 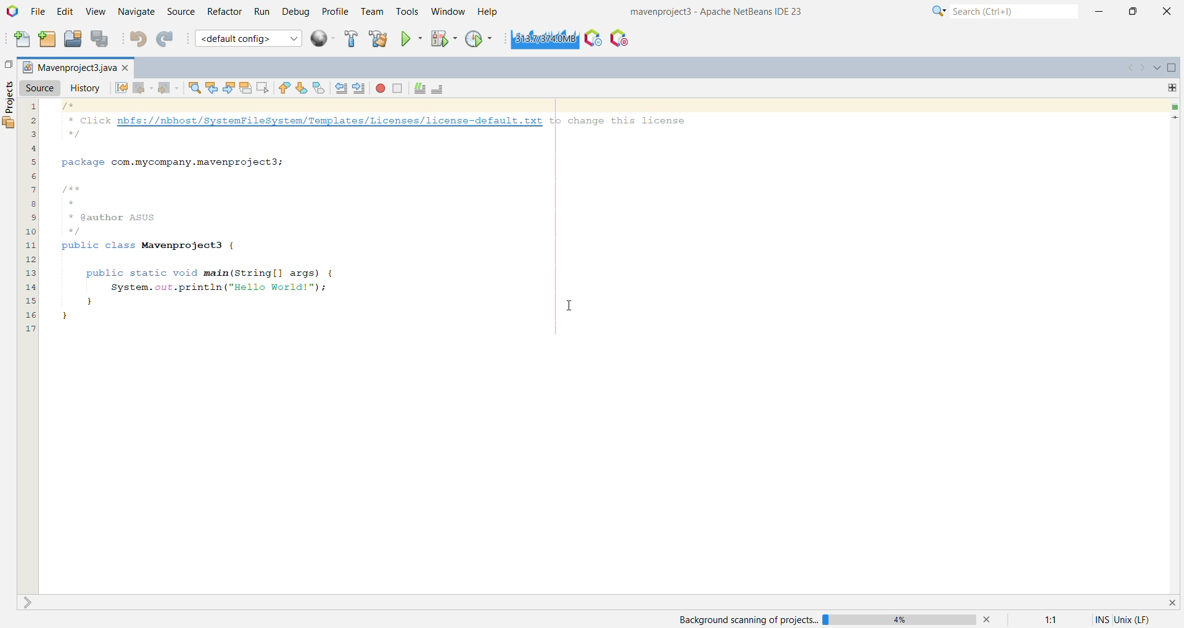 I want to click on Close, so click(x=1170, y=603).